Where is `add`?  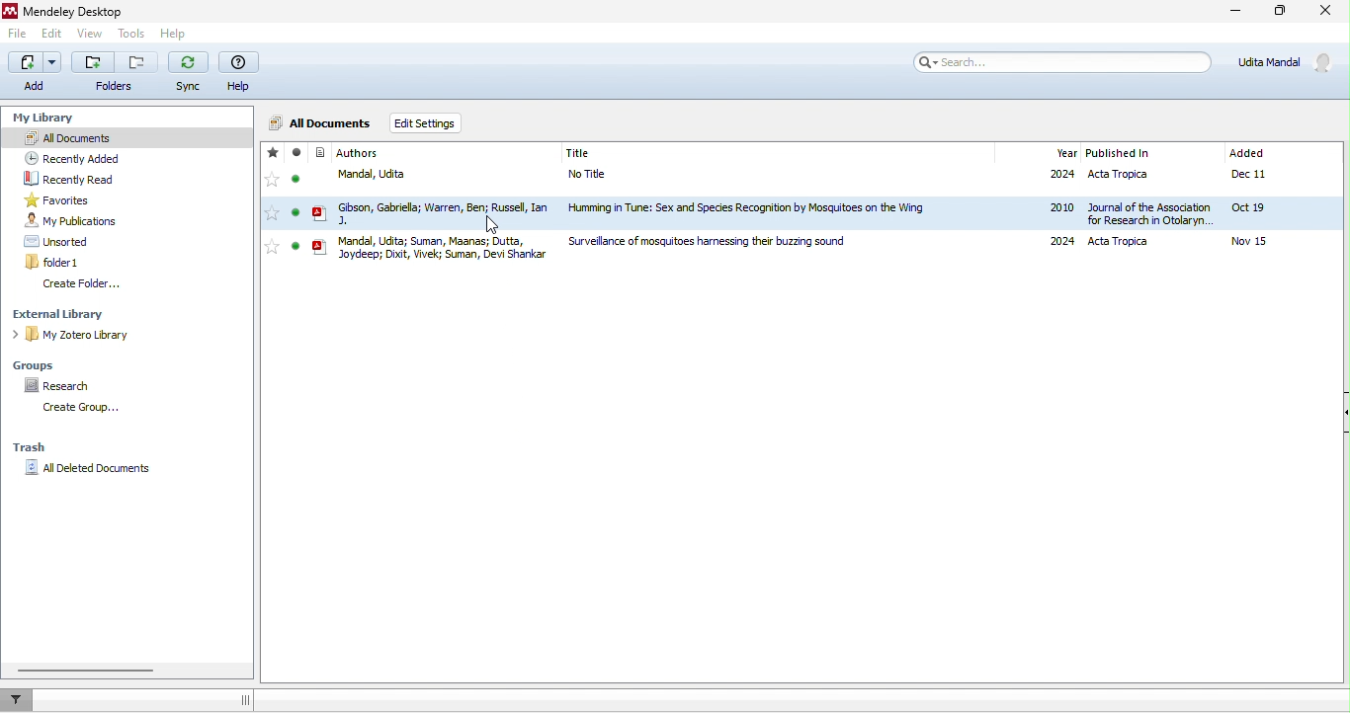 add is located at coordinates (36, 85).